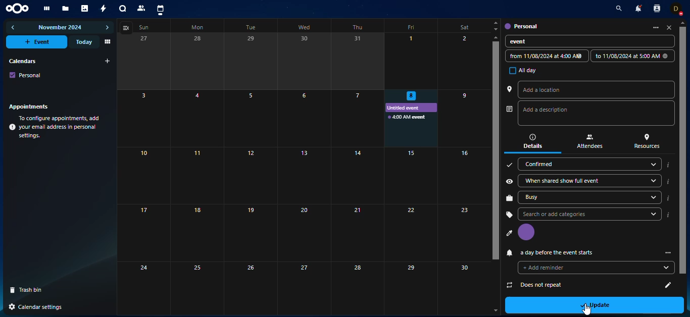 This screenshot has height=317, width=690. What do you see at coordinates (413, 28) in the screenshot?
I see `fri` at bounding box center [413, 28].